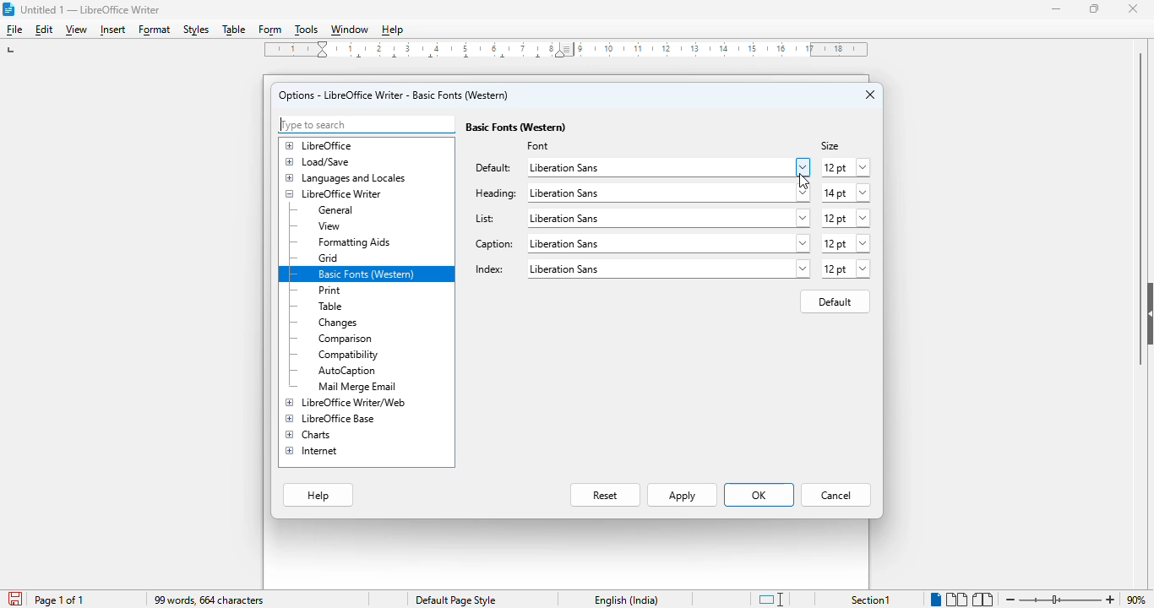 The image size is (1154, 608). Describe the element at coordinates (44, 30) in the screenshot. I see `edit` at that location.